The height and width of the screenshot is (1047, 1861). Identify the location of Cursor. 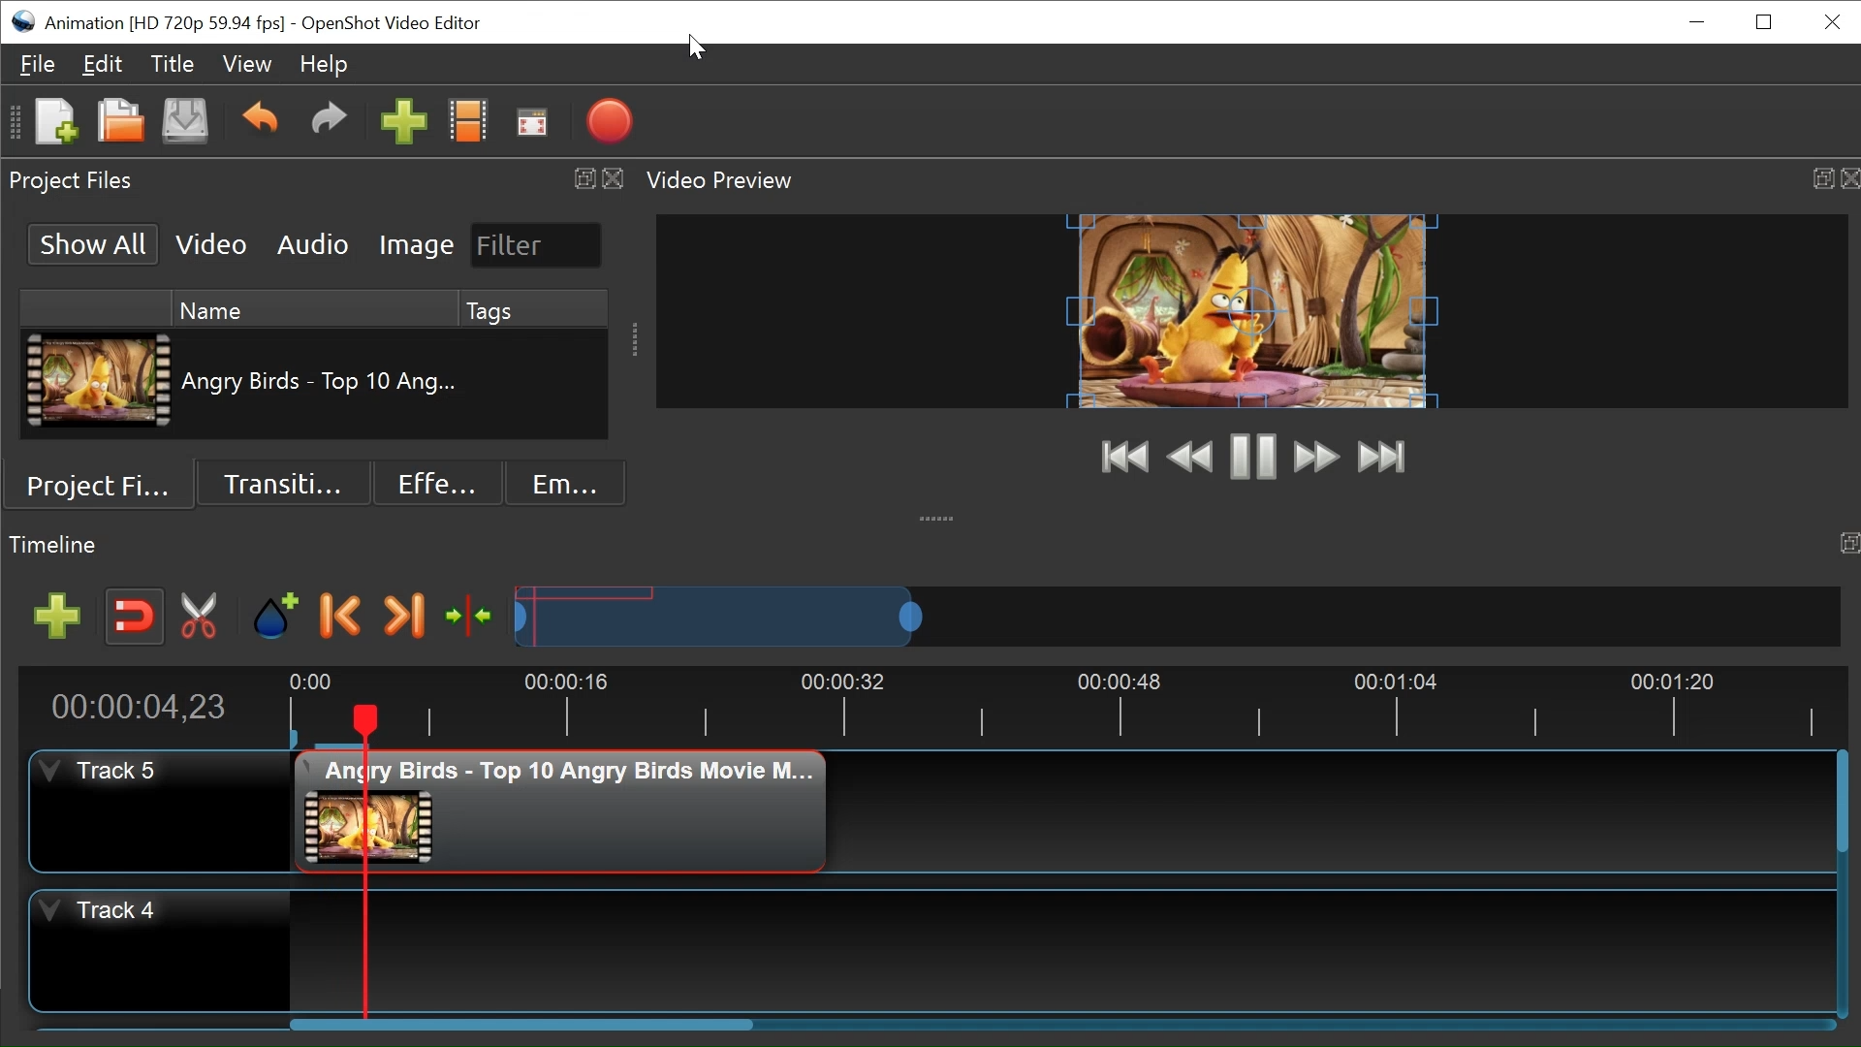
(696, 48).